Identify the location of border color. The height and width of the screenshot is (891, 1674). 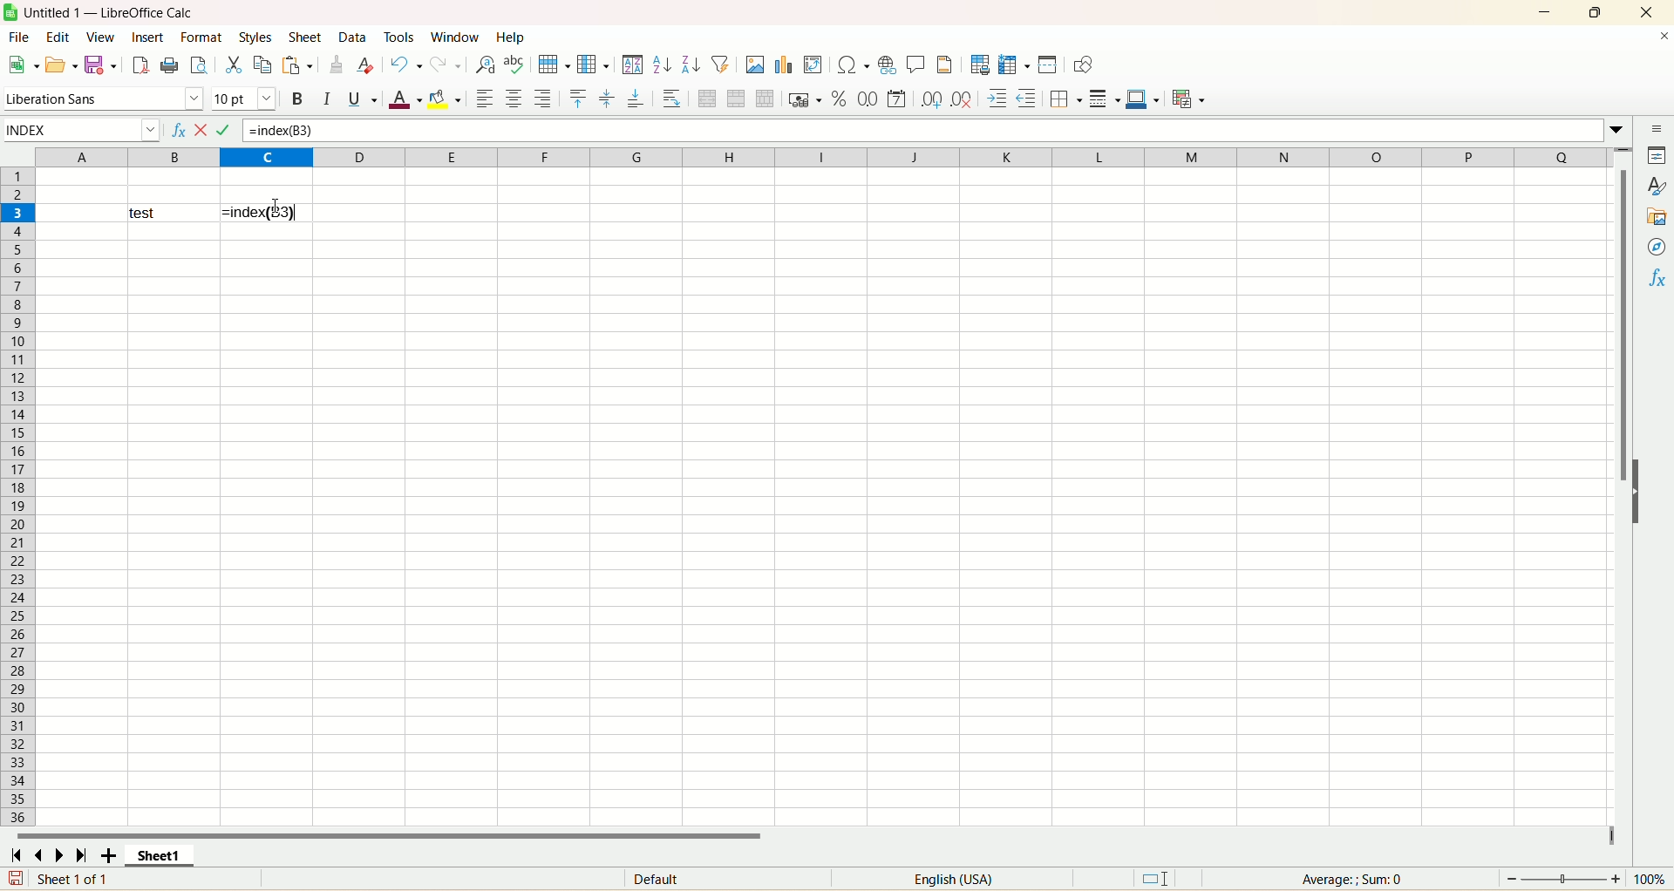
(1143, 99).